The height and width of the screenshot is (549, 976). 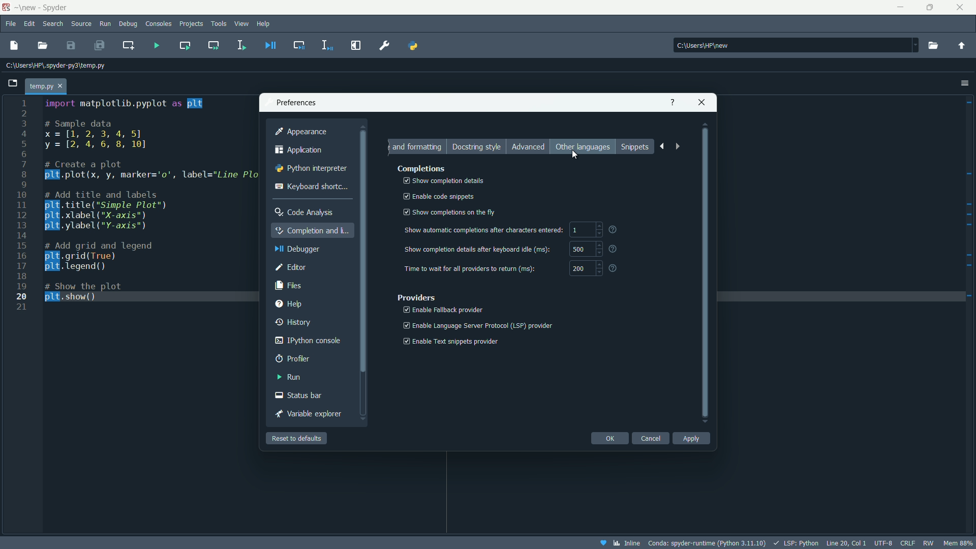 What do you see at coordinates (304, 212) in the screenshot?
I see `code analysis` at bounding box center [304, 212].